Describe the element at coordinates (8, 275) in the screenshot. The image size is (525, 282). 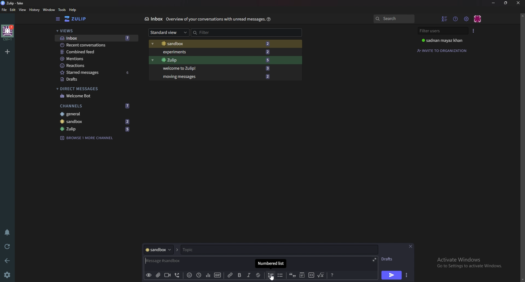
I see `Settings` at that location.